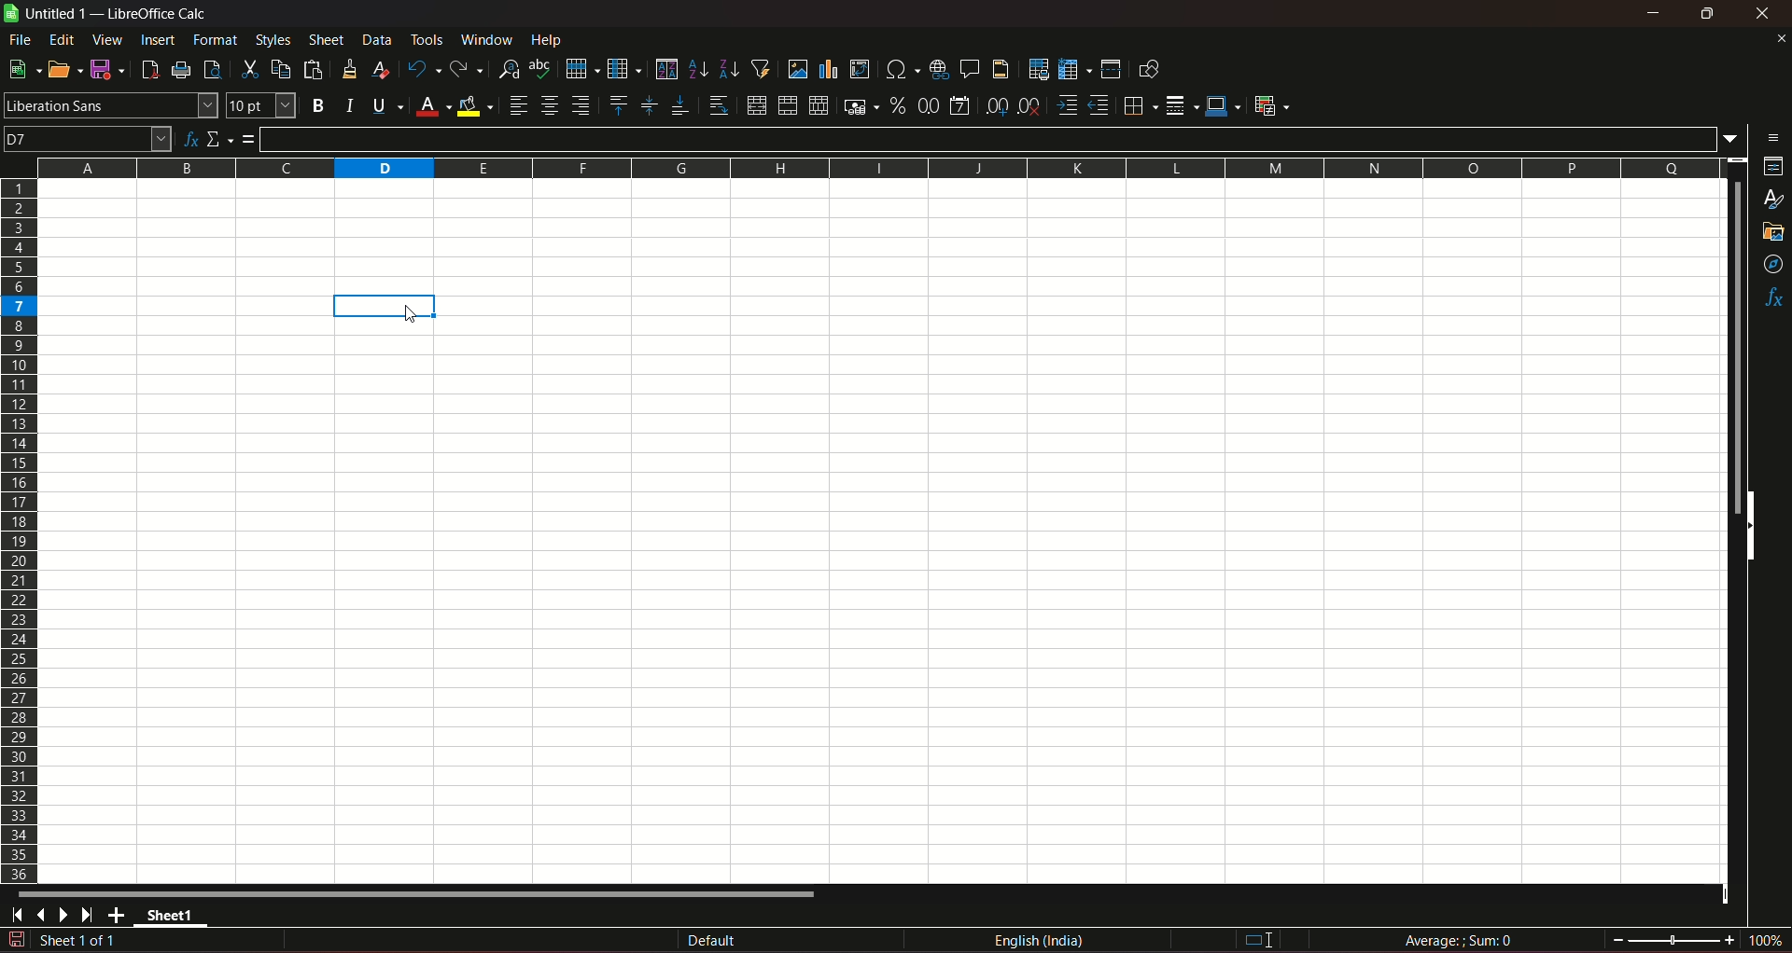 The width and height of the screenshot is (1792, 953). What do you see at coordinates (156, 38) in the screenshot?
I see `insert` at bounding box center [156, 38].